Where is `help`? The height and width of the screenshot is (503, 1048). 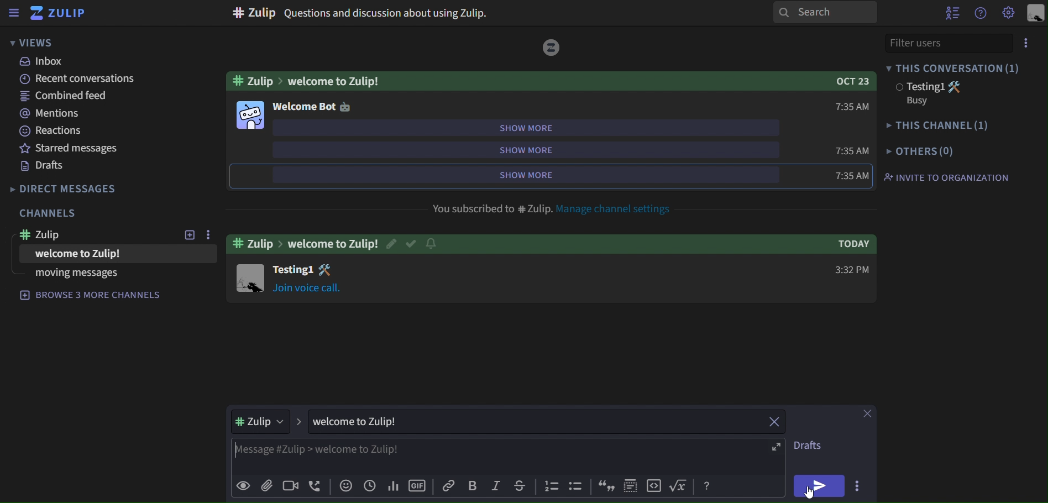
help is located at coordinates (981, 14).